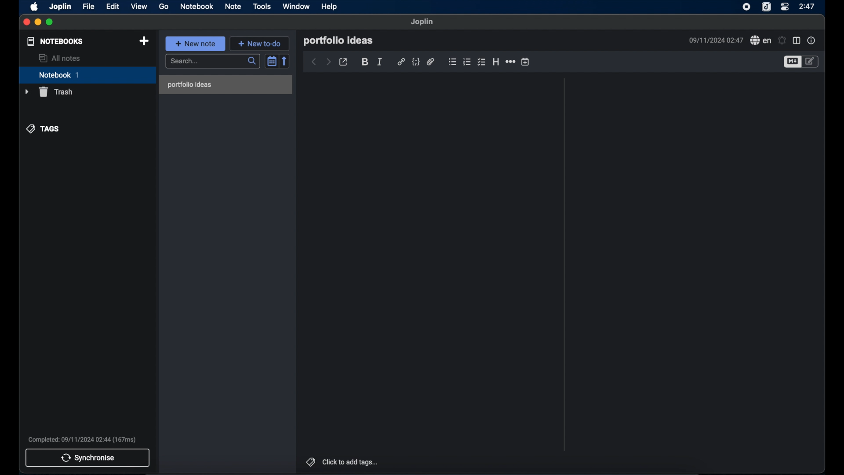 The width and height of the screenshot is (844, 475). I want to click on screen recorder icon, so click(746, 7).